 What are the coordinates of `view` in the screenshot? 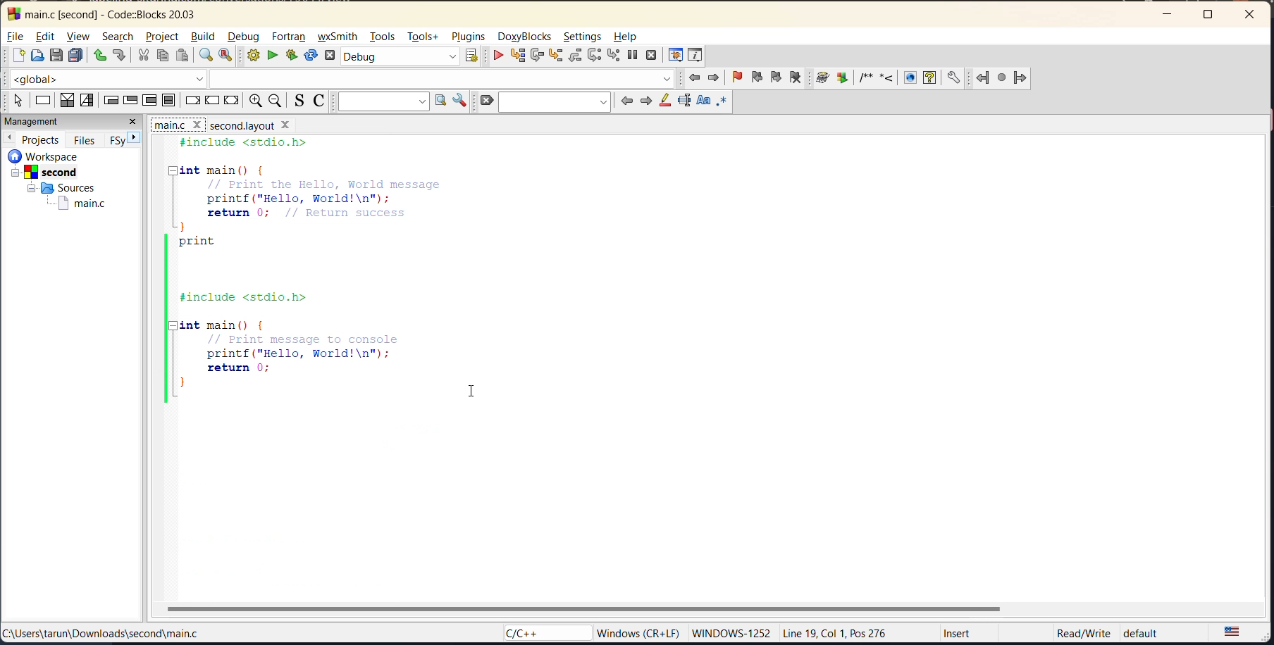 It's located at (80, 37).